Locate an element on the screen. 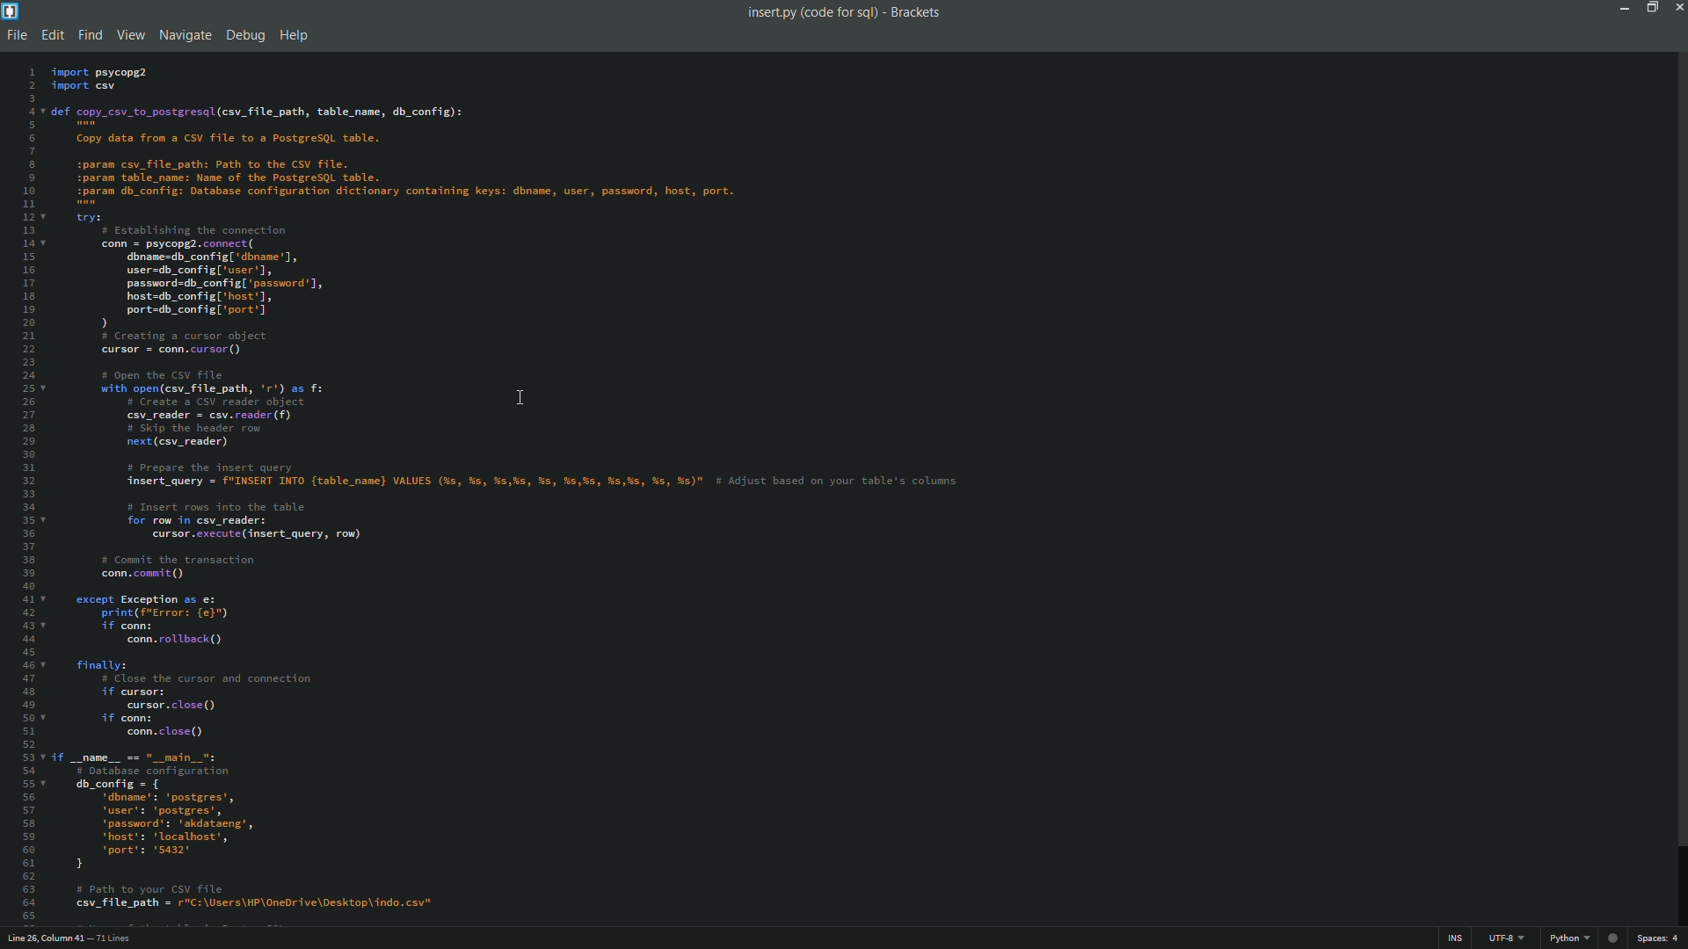 This screenshot has width=1688, height=949. cursor is located at coordinates (525, 399).